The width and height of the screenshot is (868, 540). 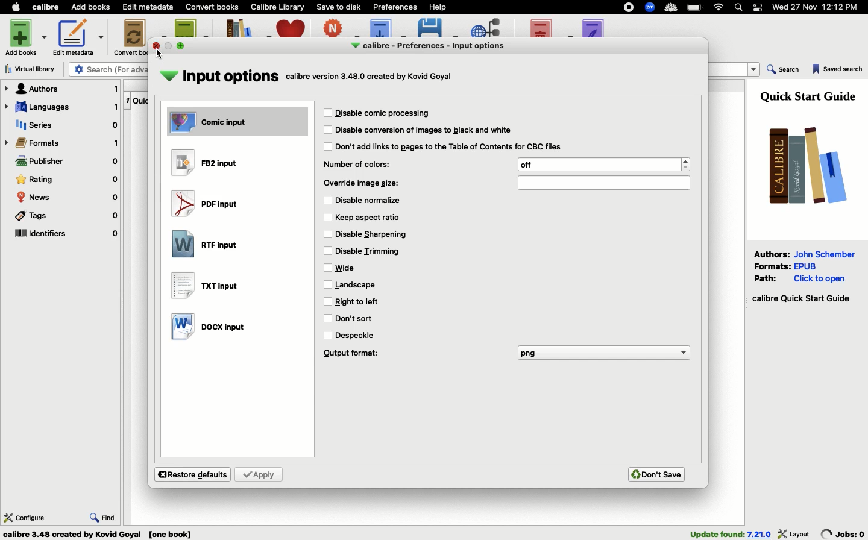 I want to click on Disable, so click(x=450, y=146).